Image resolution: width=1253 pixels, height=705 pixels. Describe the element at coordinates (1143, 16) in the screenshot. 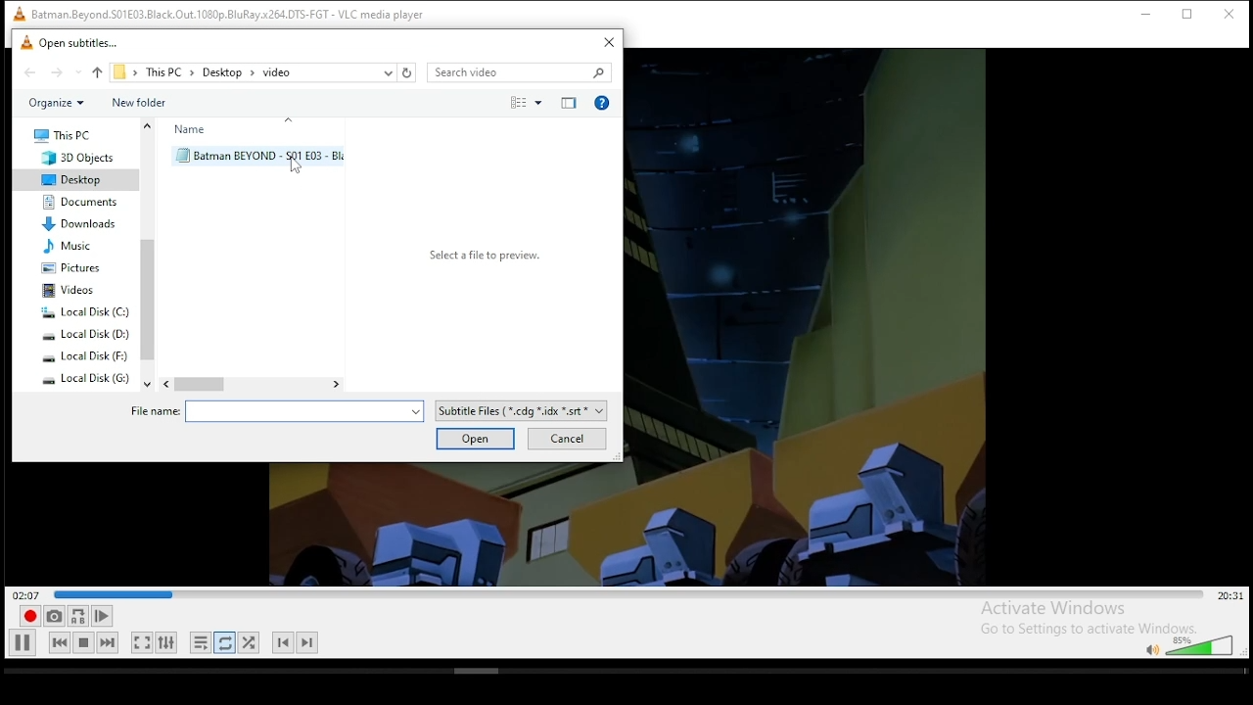

I see `minimize` at that location.